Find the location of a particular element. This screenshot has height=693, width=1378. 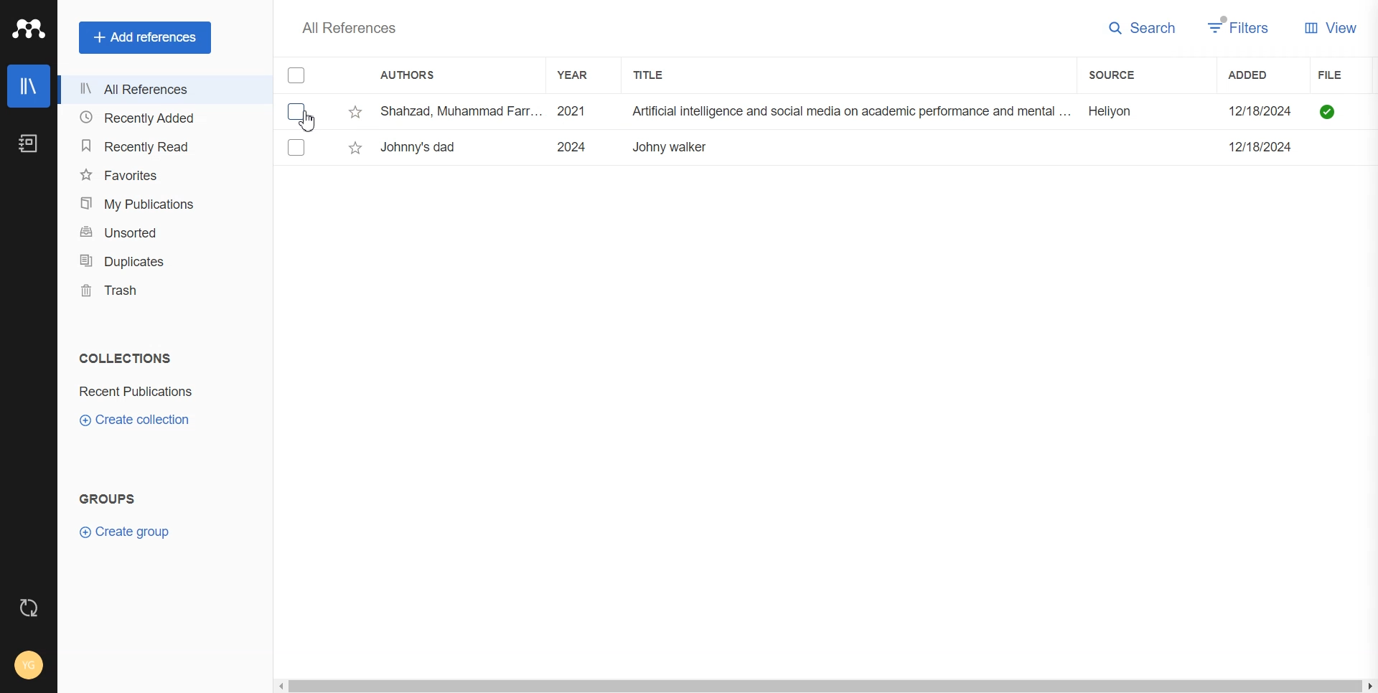

Add references is located at coordinates (145, 37).